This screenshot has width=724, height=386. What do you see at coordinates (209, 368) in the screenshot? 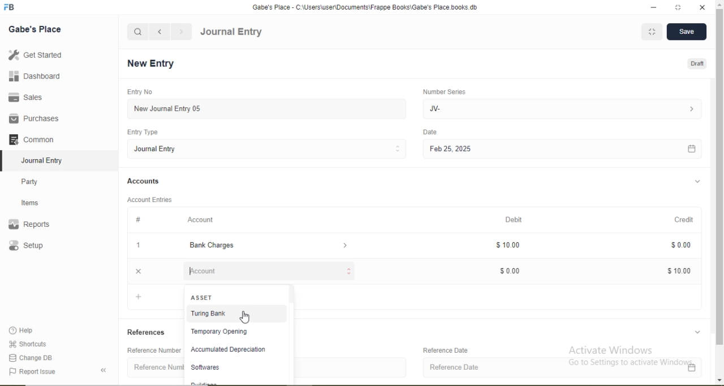
I see `Softwares` at bounding box center [209, 368].